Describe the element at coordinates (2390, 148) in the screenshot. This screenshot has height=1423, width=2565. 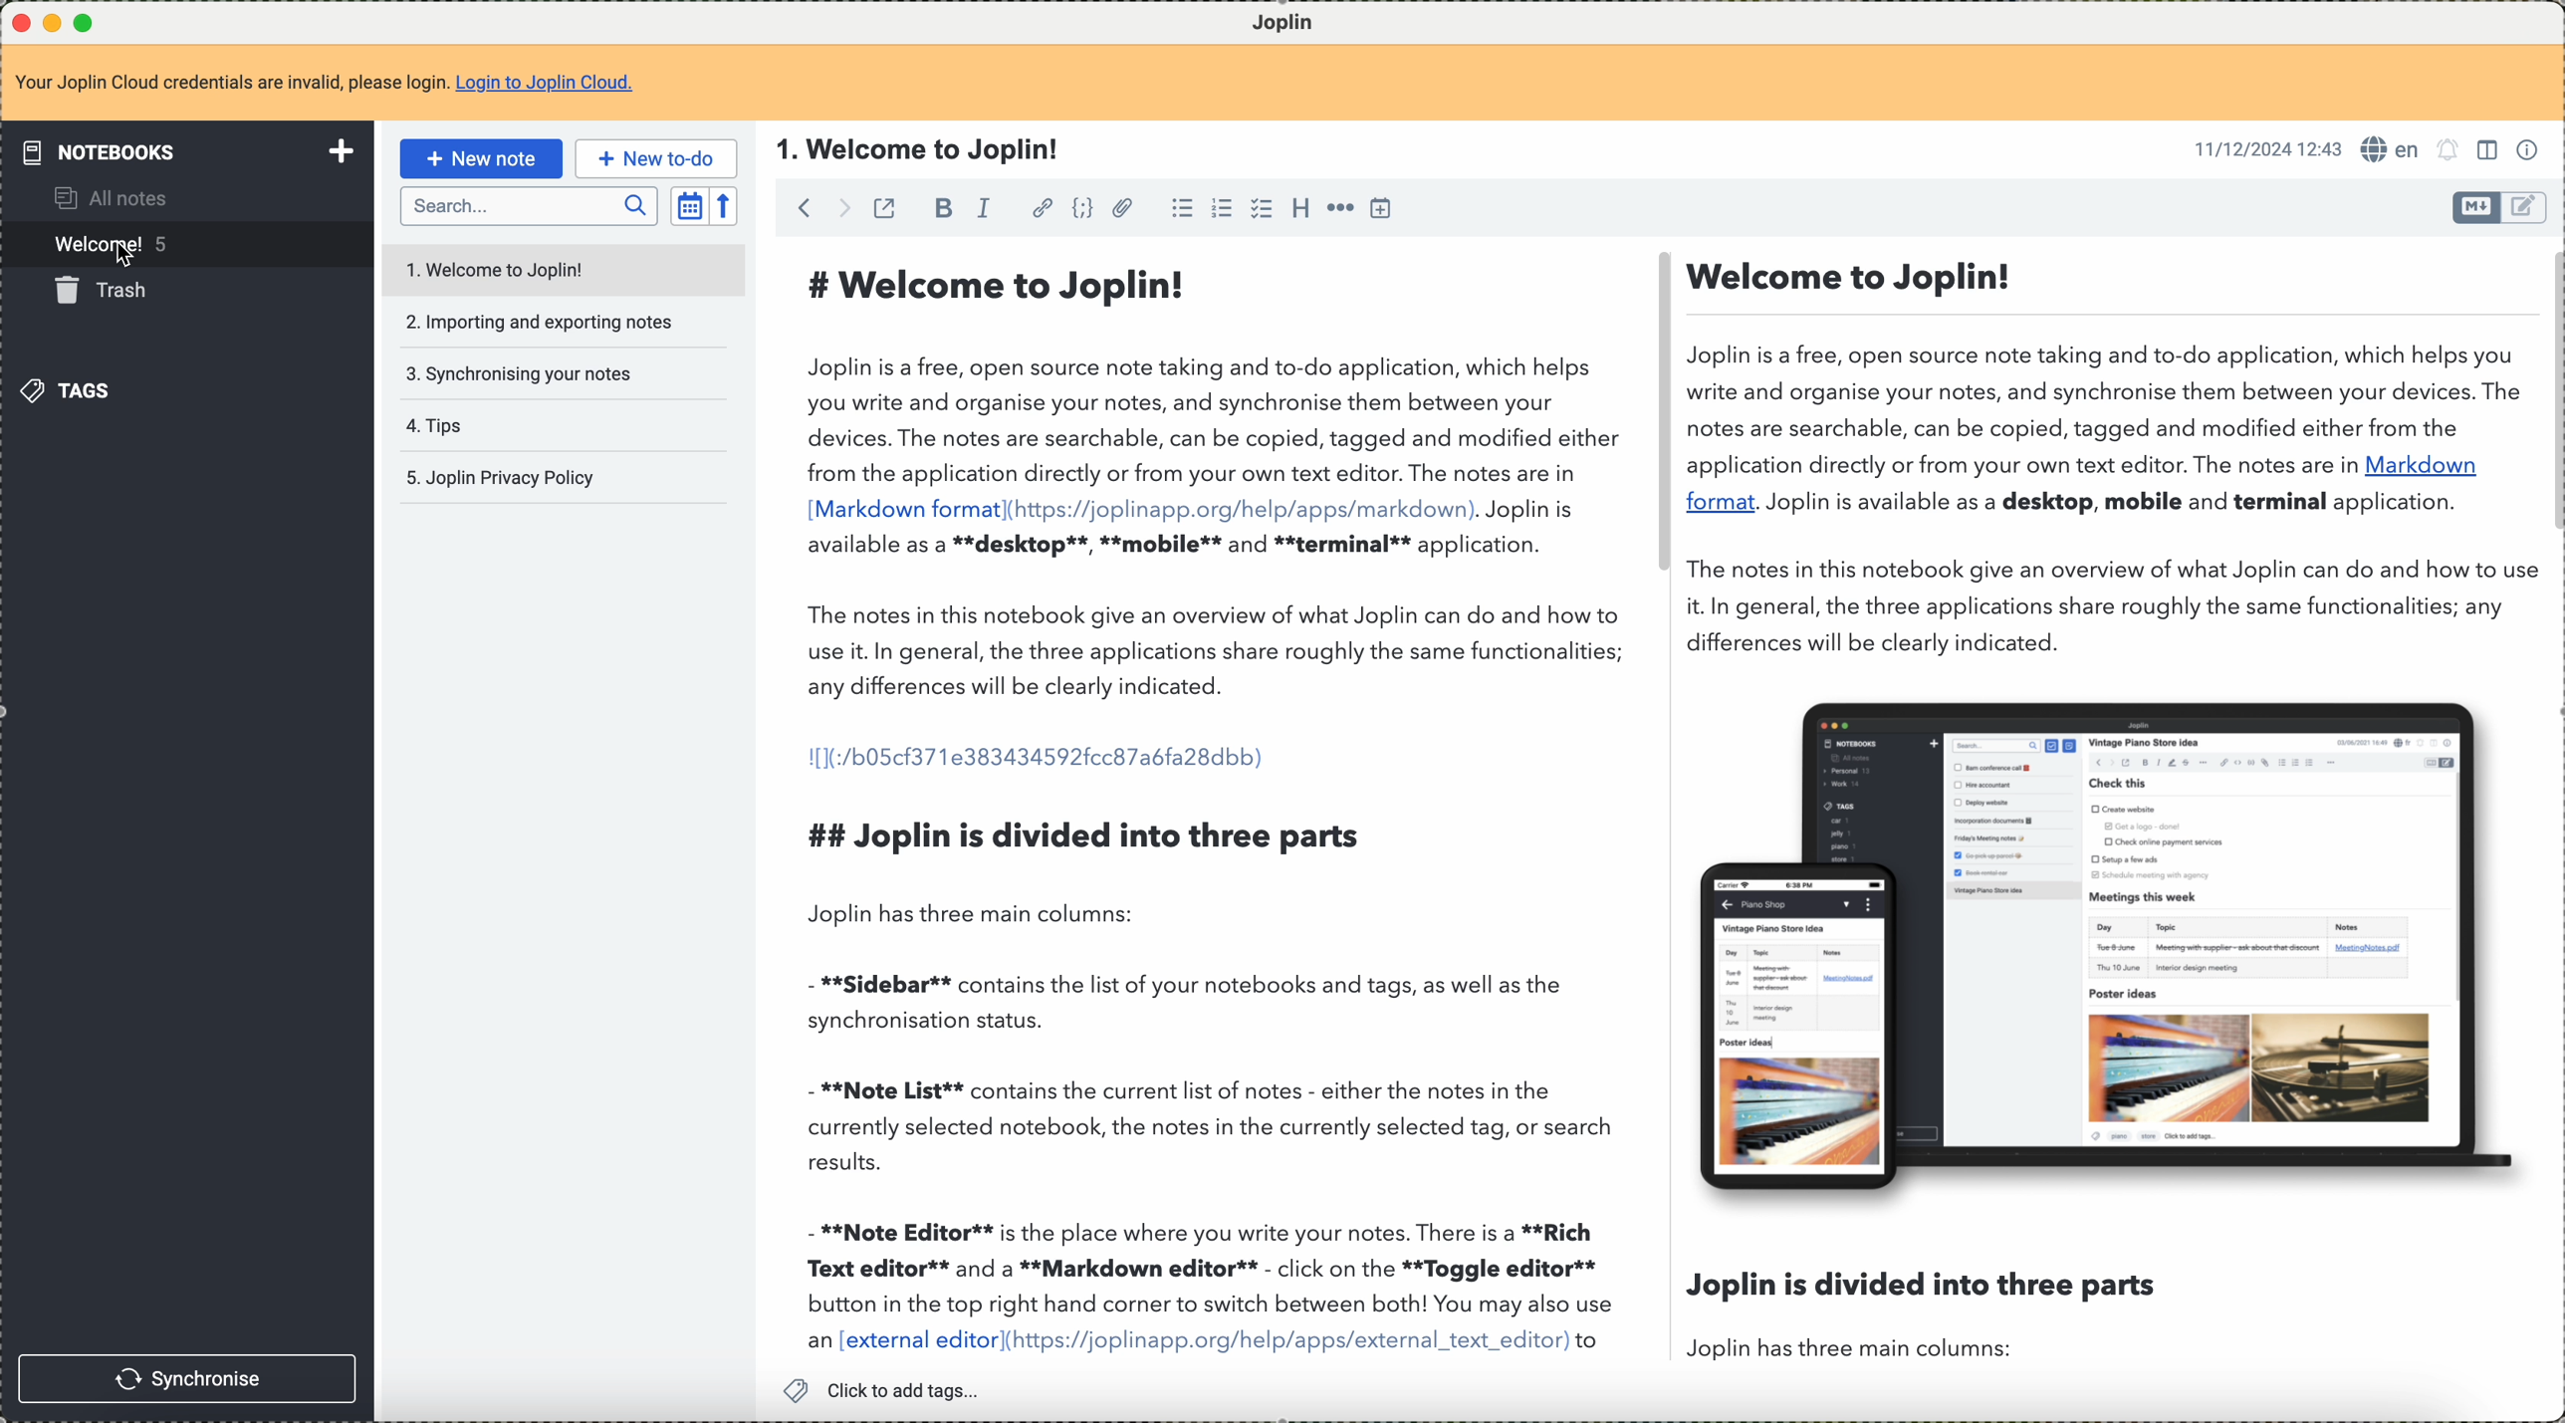
I see `language` at that location.